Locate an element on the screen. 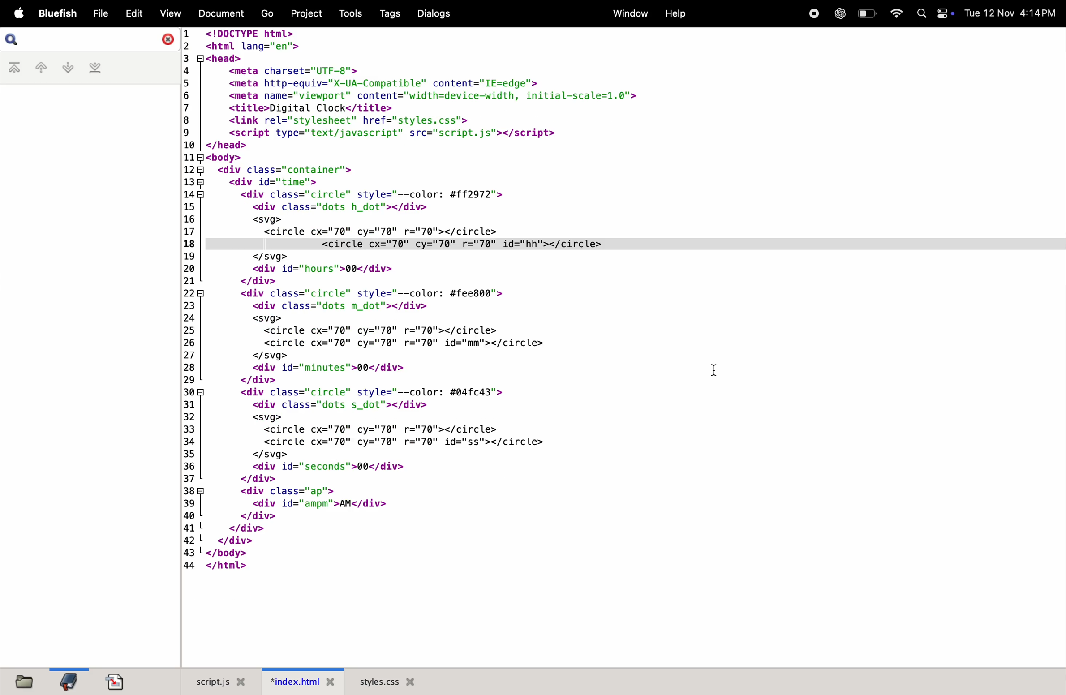 This screenshot has height=695, width=1066. next bookmark is located at coordinates (65, 68).